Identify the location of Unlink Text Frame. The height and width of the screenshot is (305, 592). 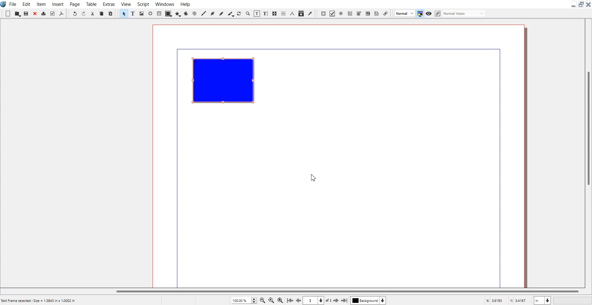
(283, 14).